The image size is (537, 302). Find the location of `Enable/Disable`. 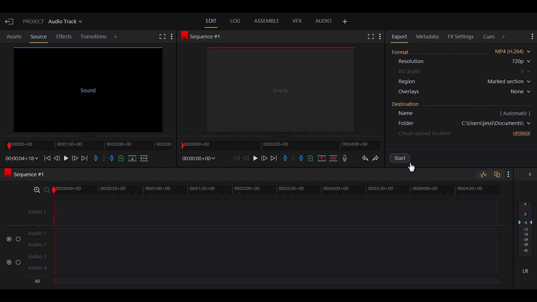

Enable/Disable is located at coordinates (11, 239).